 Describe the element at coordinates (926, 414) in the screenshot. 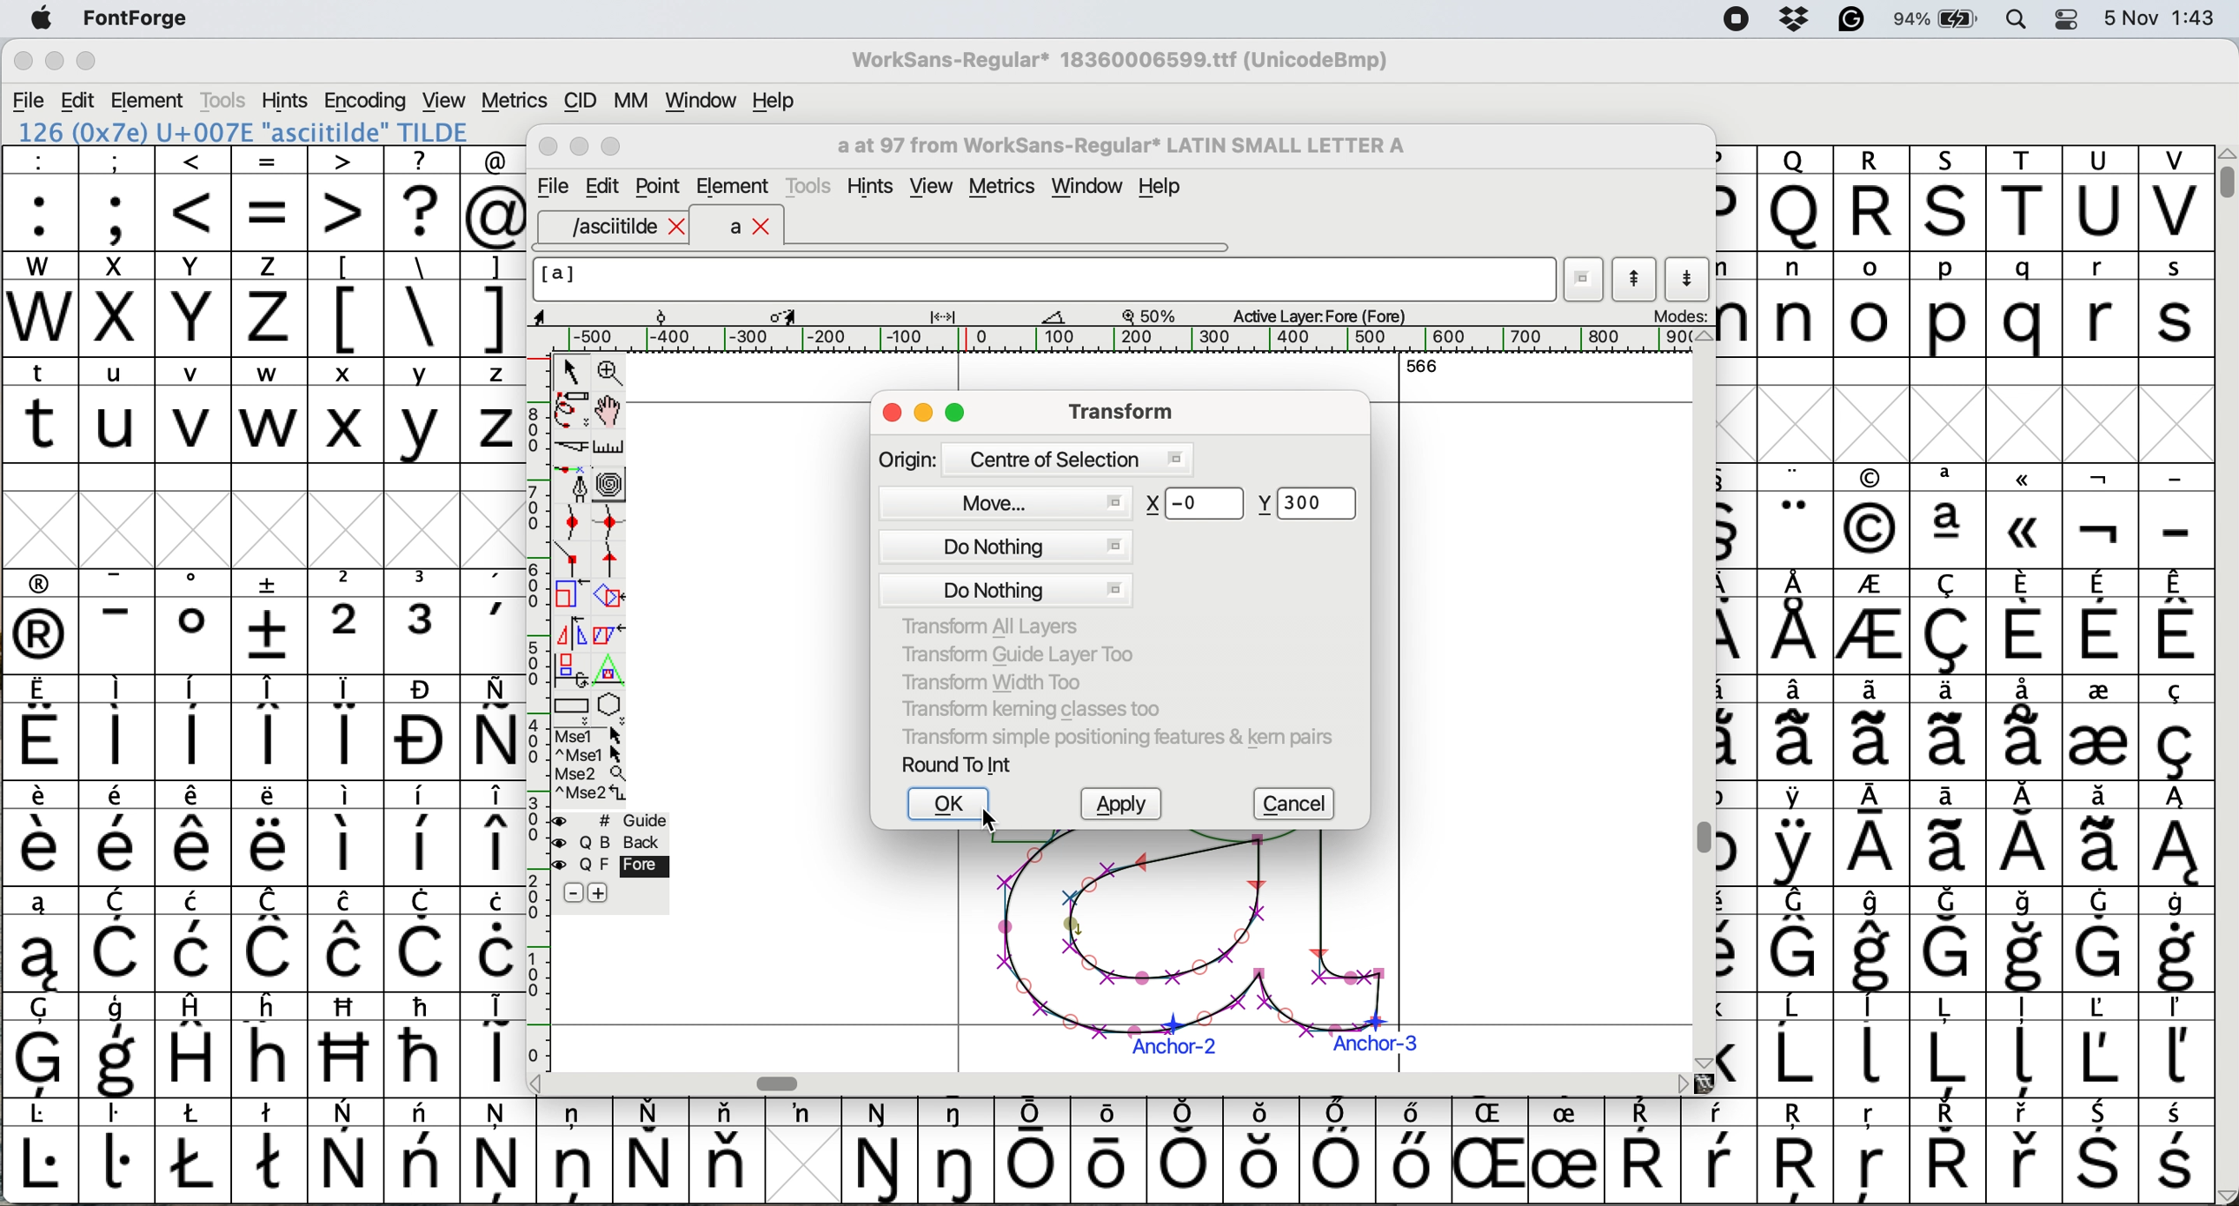

I see `minimise` at that location.